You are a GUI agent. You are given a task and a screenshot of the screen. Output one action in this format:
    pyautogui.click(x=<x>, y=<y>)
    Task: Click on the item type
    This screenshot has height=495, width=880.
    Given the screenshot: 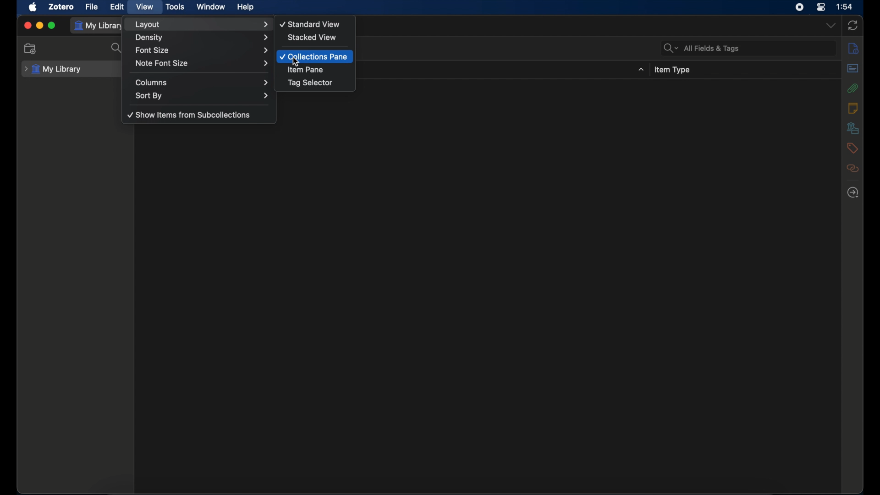 What is the action you would take?
    pyautogui.click(x=674, y=70)
    